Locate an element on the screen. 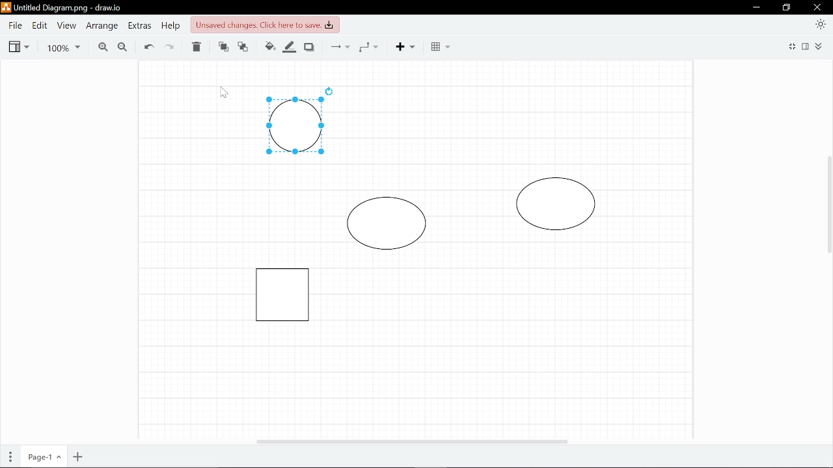 The height and width of the screenshot is (468, 833). To front is located at coordinates (223, 47).